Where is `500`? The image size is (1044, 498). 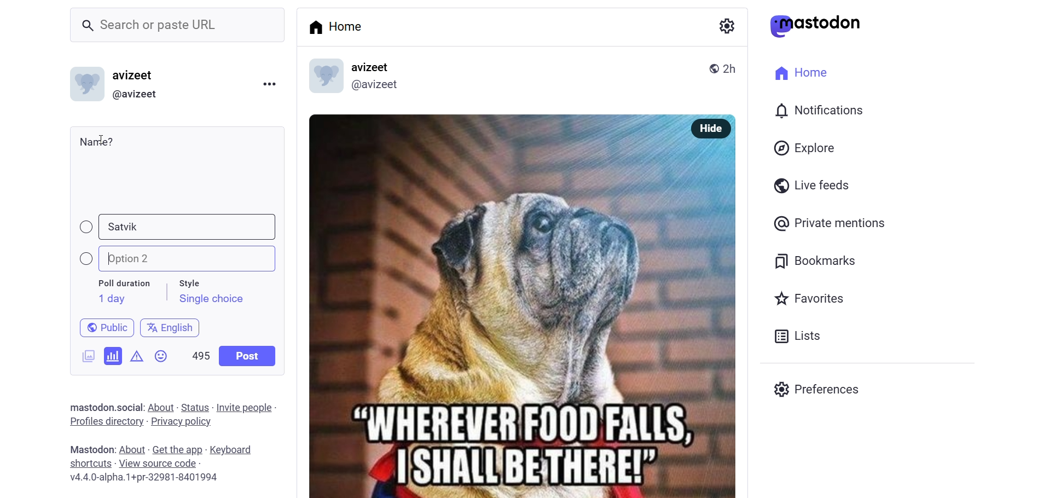
500 is located at coordinates (200, 354).